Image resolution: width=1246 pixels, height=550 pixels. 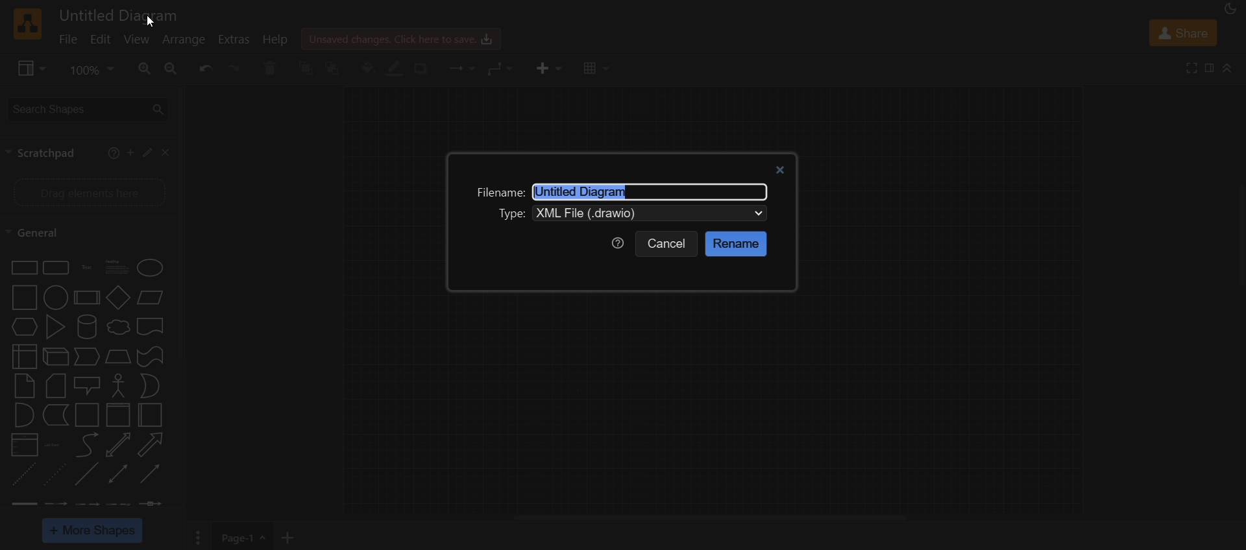 What do you see at coordinates (147, 152) in the screenshot?
I see `edit` at bounding box center [147, 152].